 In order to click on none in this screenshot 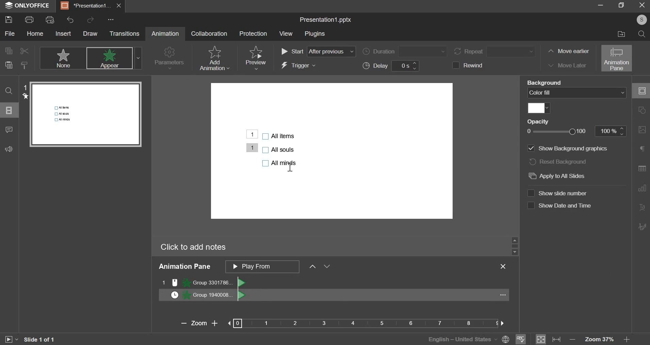, I will do `click(62, 58)`.